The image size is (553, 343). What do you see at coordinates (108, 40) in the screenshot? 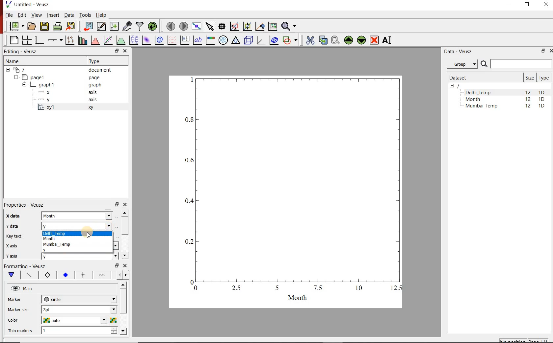
I see `fit a function to data` at bounding box center [108, 40].